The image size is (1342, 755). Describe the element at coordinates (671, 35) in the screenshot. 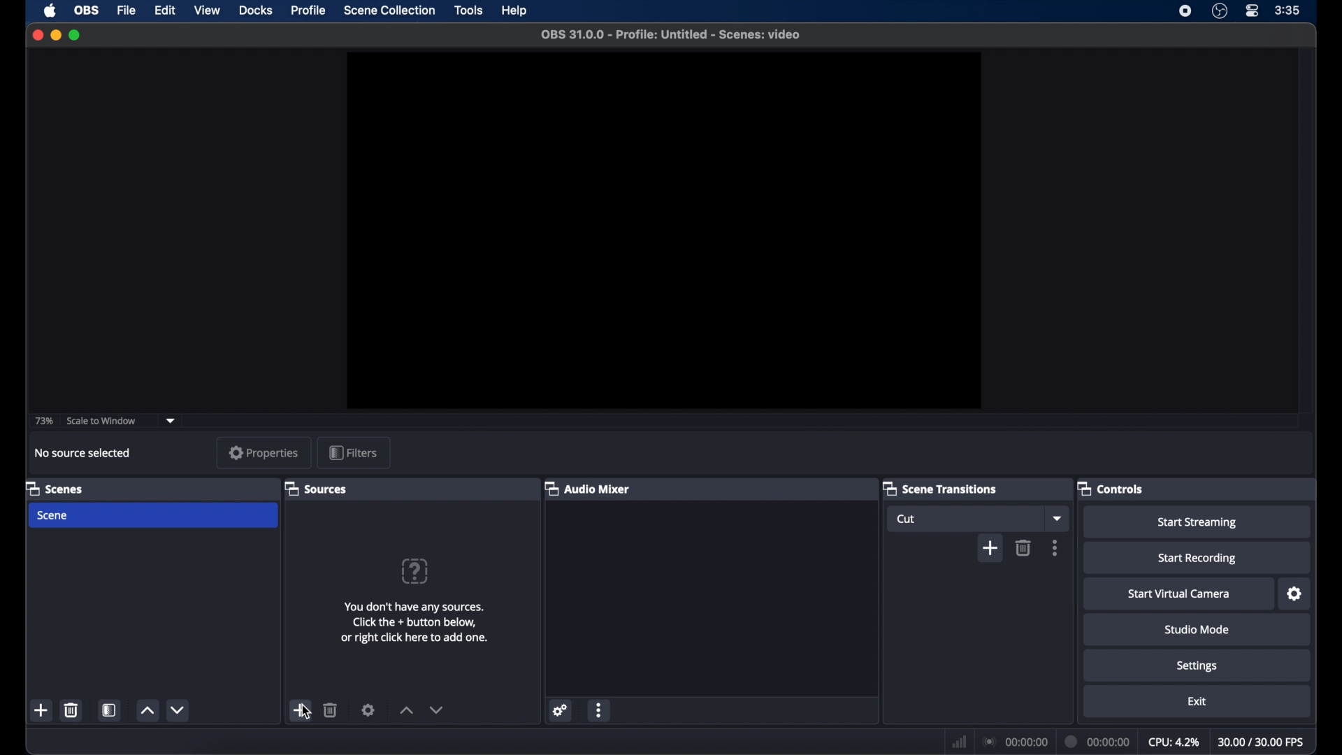

I see `file name` at that location.